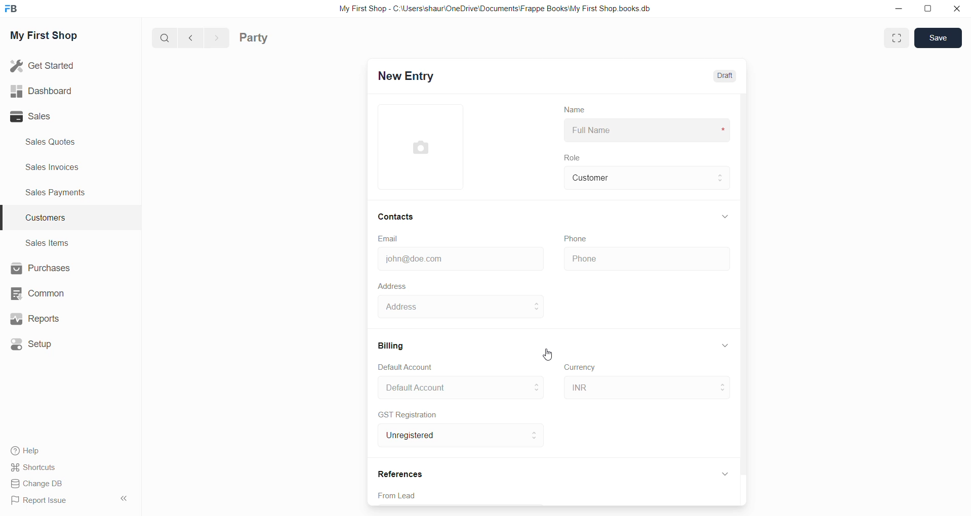  I want to click on Select GST registration, so click(445, 436).